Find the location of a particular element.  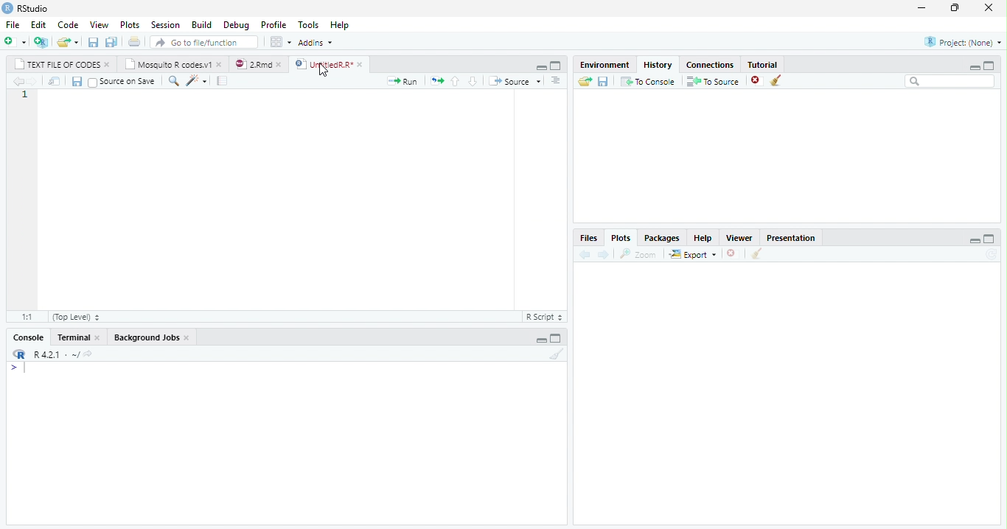

new file is located at coordinates (14, 41).